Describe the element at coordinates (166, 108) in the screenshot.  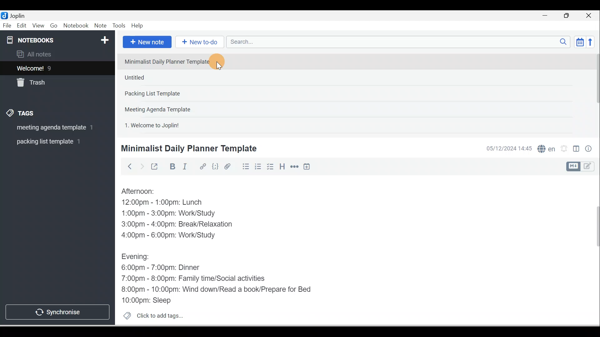
I see `Note 4` at that location.